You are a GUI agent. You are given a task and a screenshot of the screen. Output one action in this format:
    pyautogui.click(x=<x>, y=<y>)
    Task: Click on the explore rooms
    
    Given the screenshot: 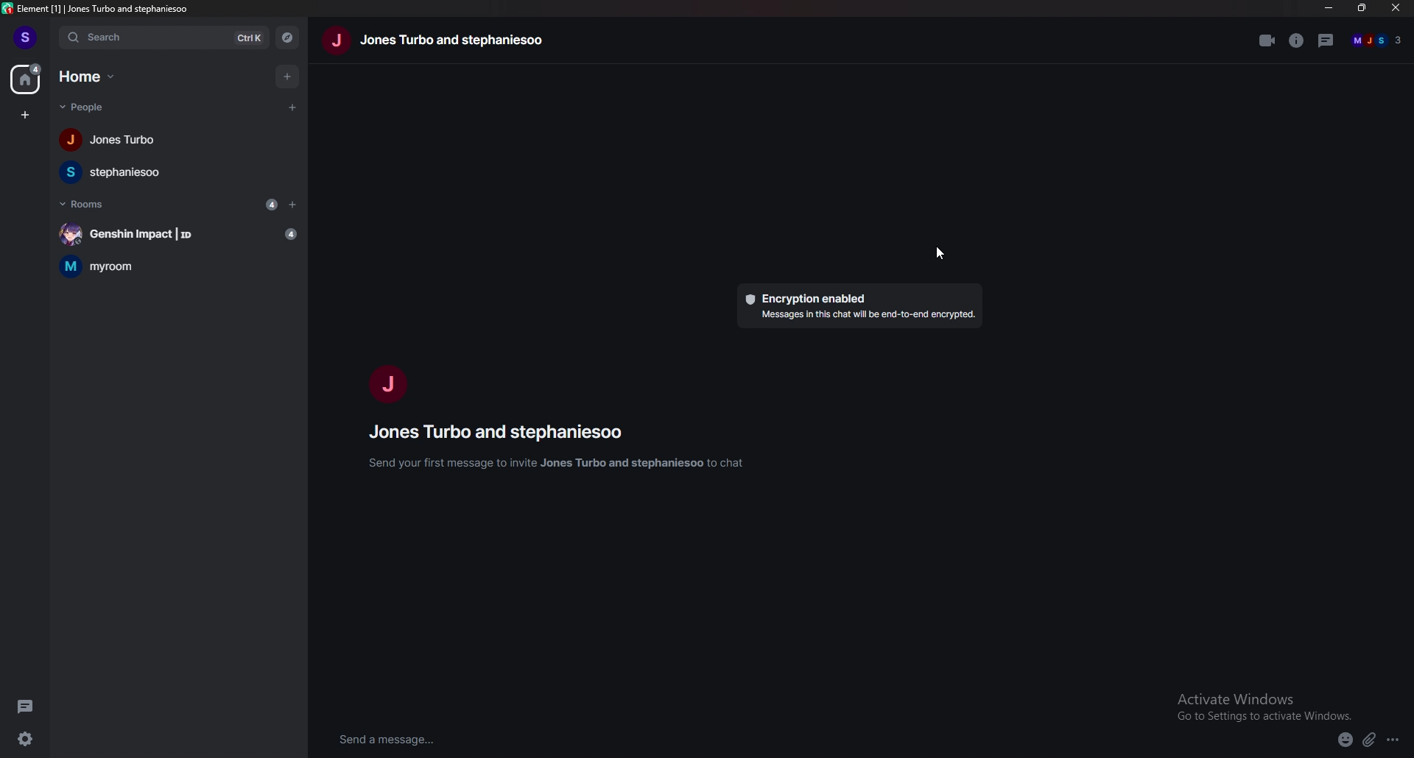 What is the action you would take?
    pyautogui.click(x=289, y=39)
    